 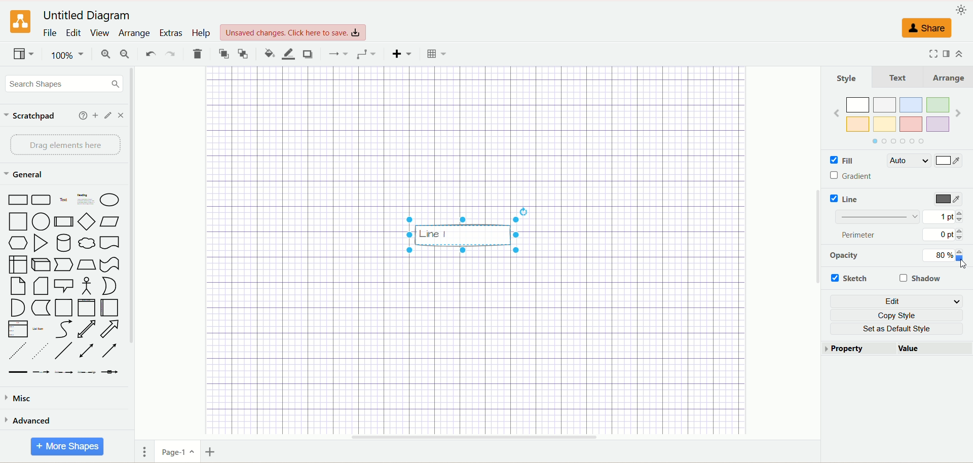 What do you see at coordinates (943, 236) in the screenshot?
I see `0 pt` at bounding box center [943, 236].